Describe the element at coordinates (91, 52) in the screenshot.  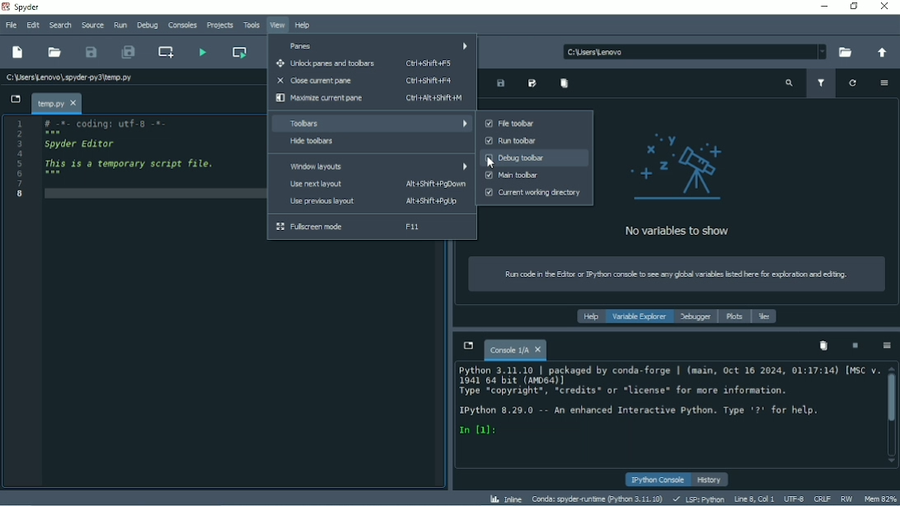
I see `Save file    ` at that location.